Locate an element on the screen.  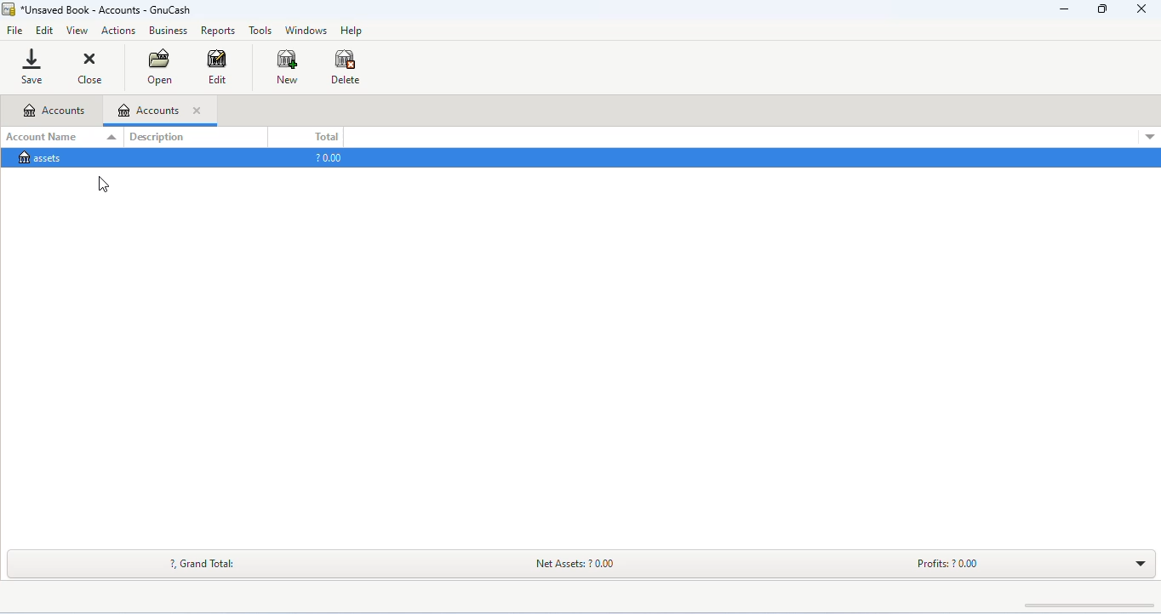
close is located at coordinates (91, 70).